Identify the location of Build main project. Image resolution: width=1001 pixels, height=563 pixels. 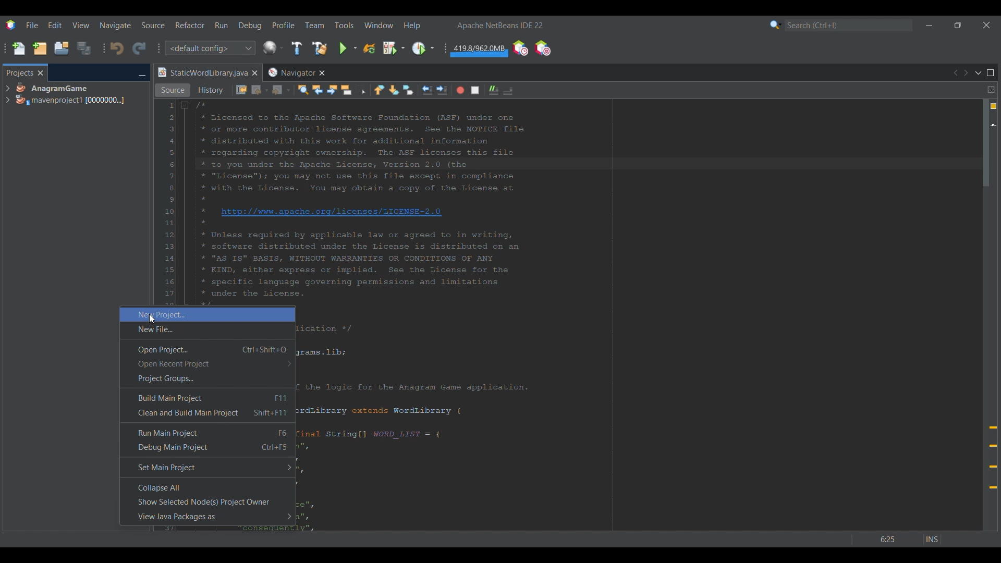
(296, 48).